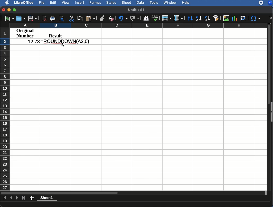 The width and height of the screenshot is (273, 207). I want to click on Edit, so click(53, 3).